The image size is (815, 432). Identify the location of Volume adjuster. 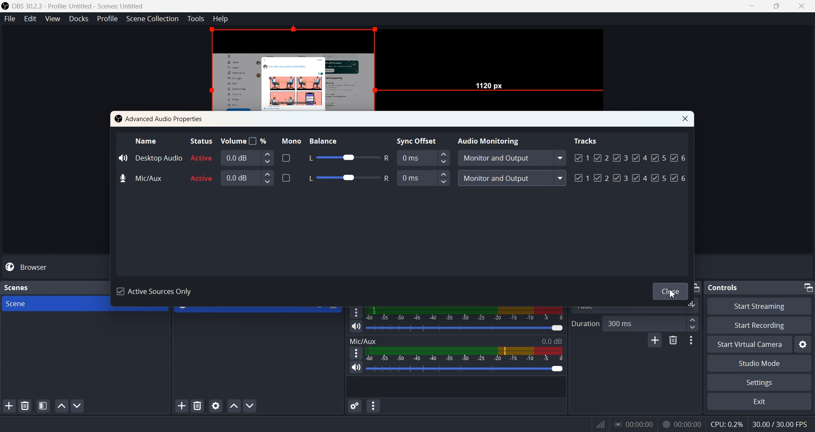
(466, 327).